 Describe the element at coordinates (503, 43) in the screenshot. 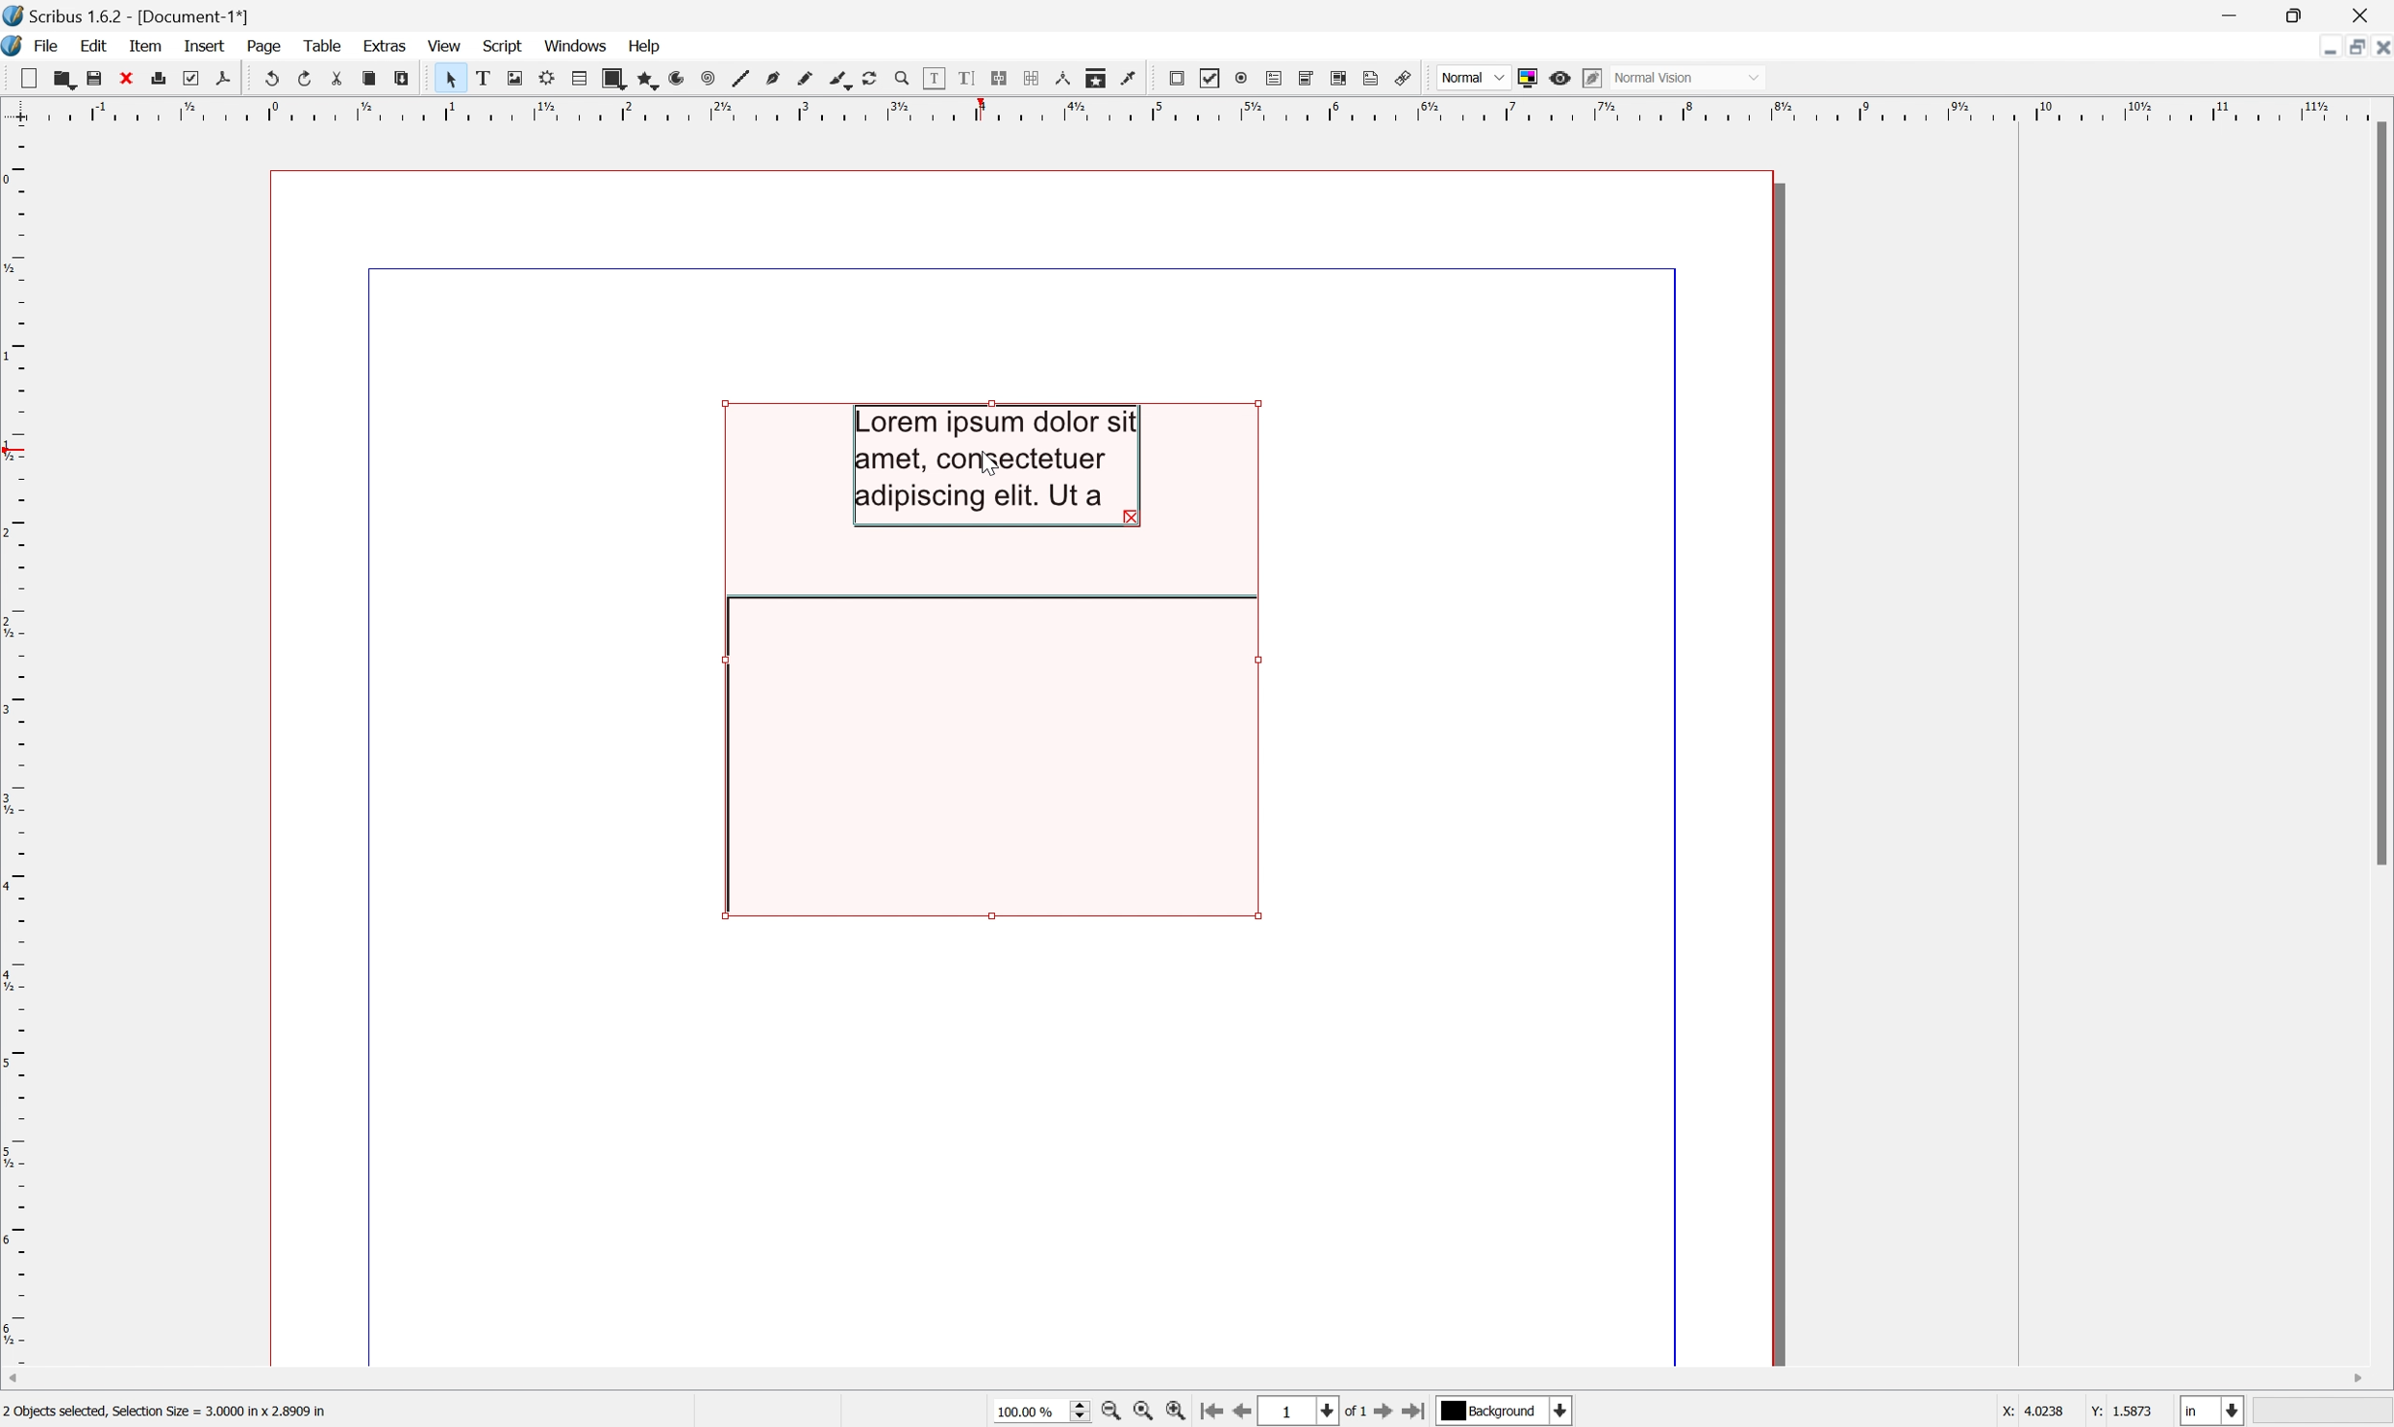

I see `Script` at that location.